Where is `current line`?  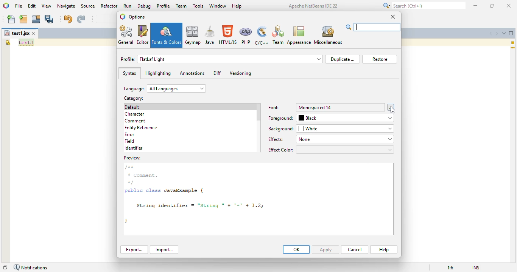 current line is located at coordinates (513, 48).